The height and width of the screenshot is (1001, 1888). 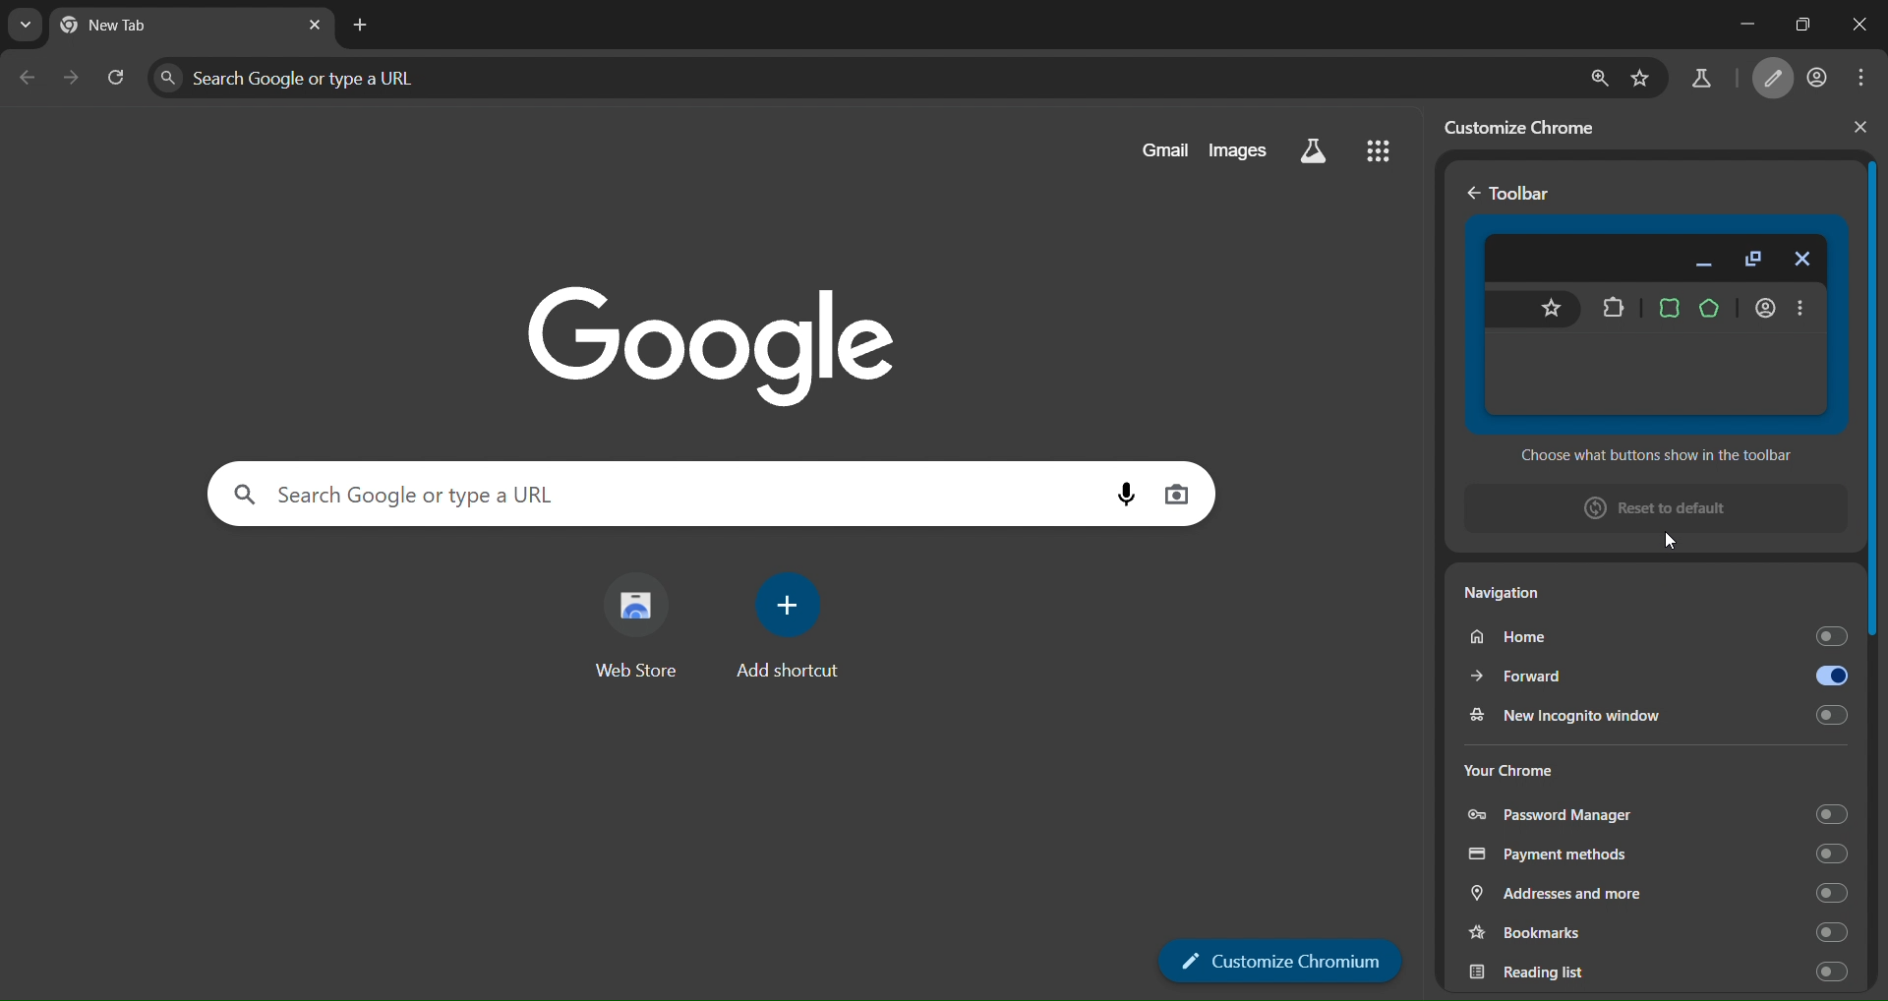 What do you see at coordinates (1817, 80) in the screenshot?
I see `account` at bounding box center [1817, 80].